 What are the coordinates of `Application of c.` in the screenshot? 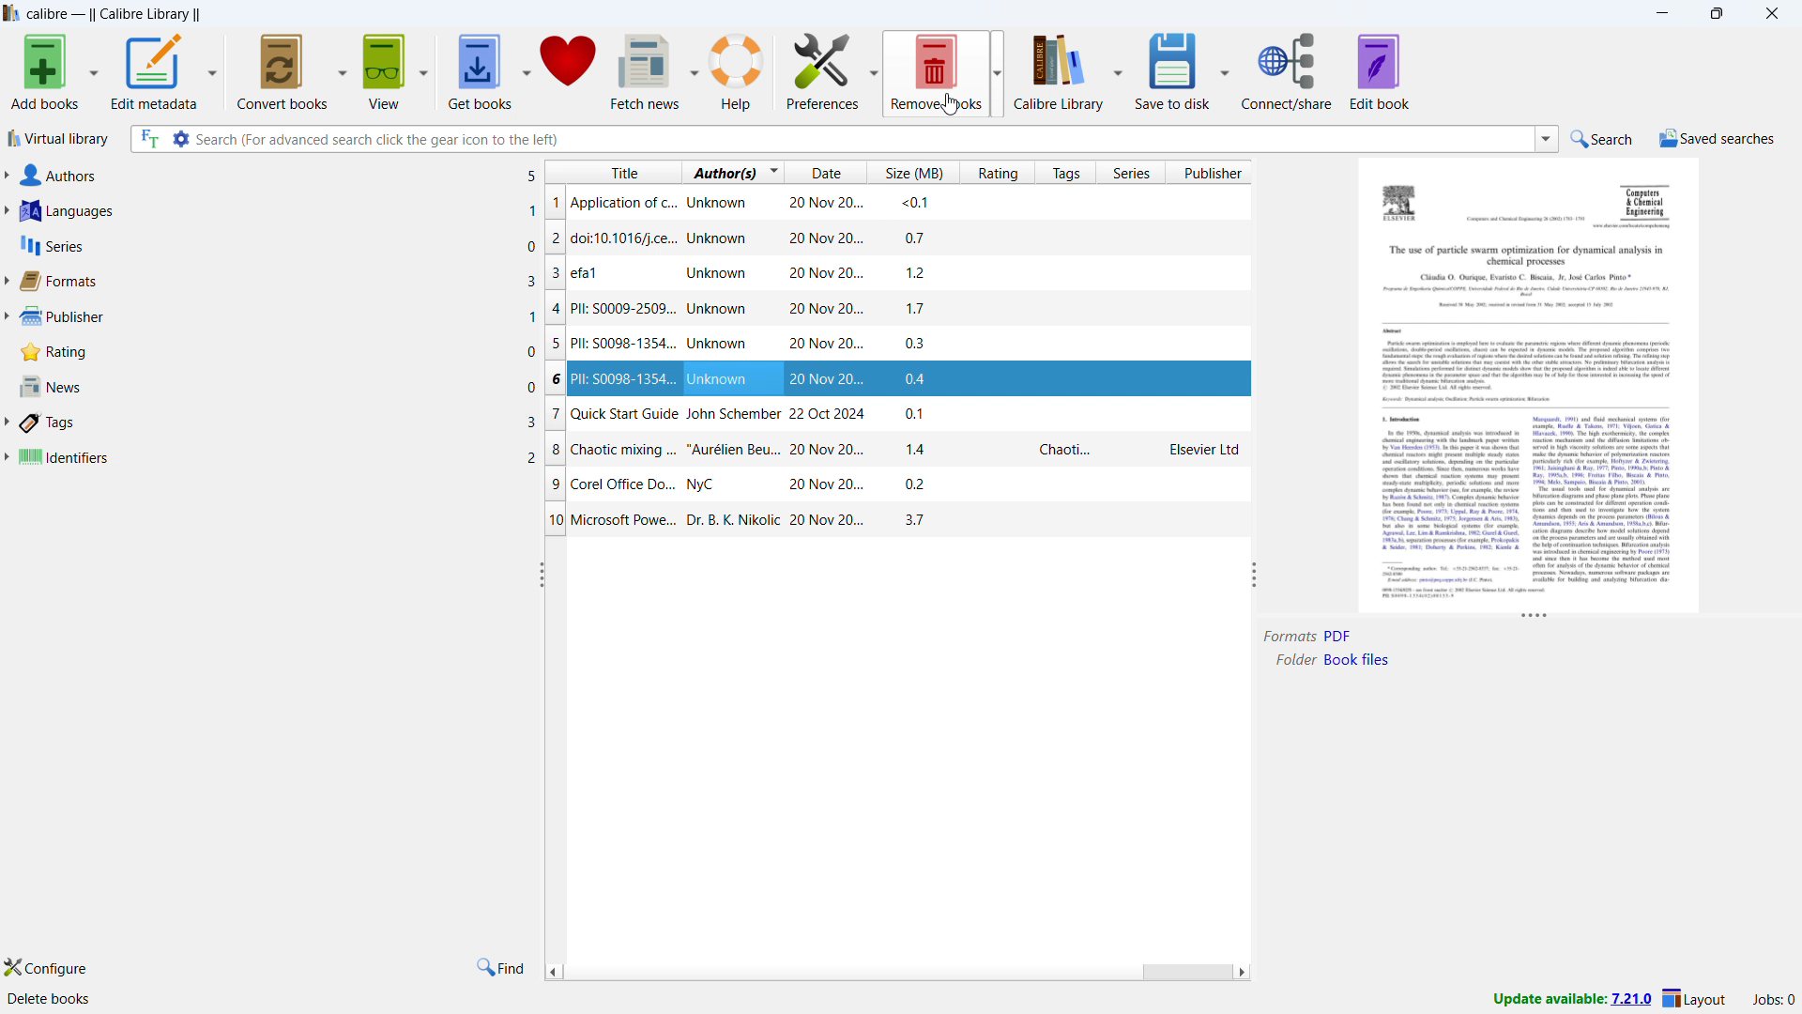 It's located at (864, 203).